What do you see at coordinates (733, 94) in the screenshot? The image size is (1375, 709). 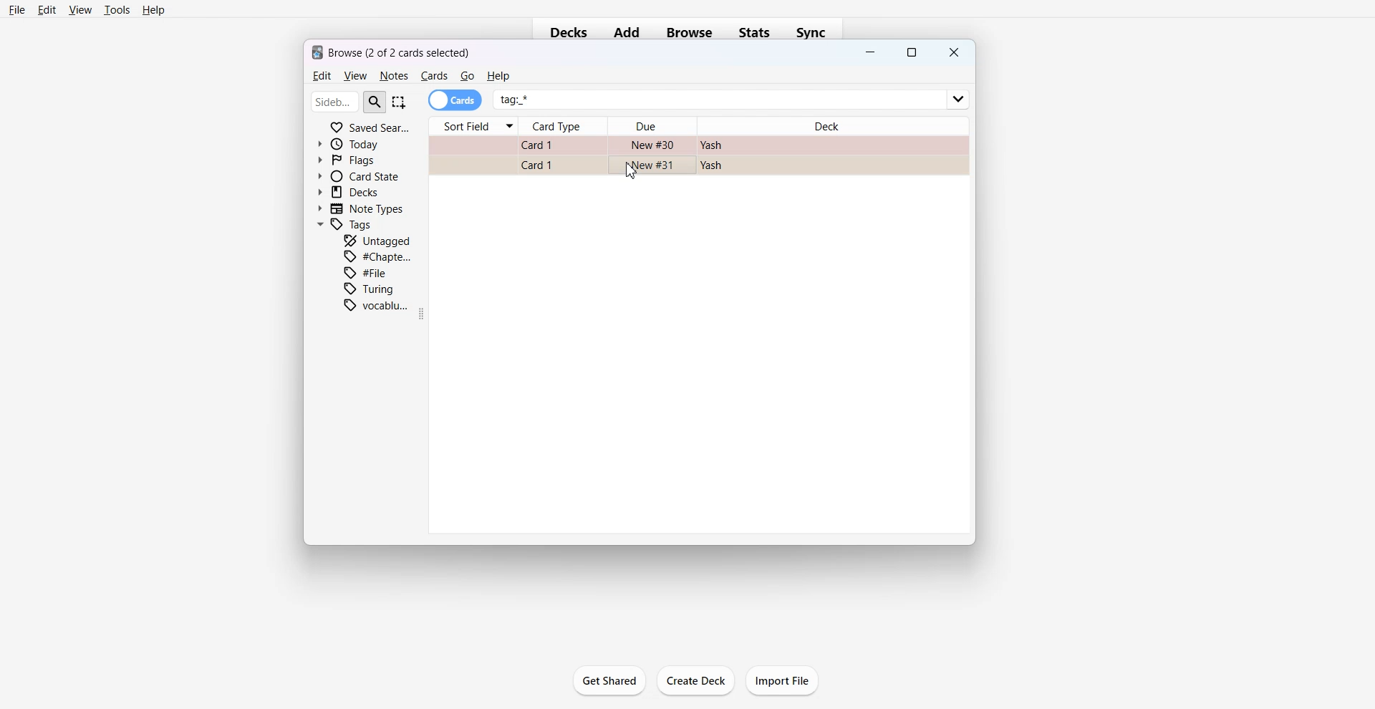 I see `tag *` at bounding box center [733, 94].